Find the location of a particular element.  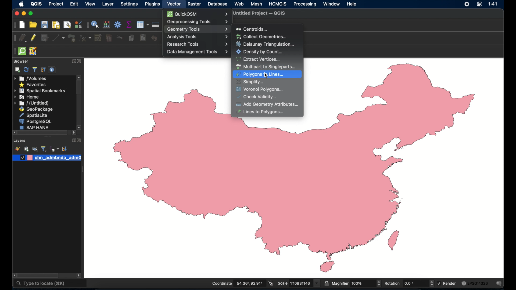

apple icon is located at coordinates (21, 4).